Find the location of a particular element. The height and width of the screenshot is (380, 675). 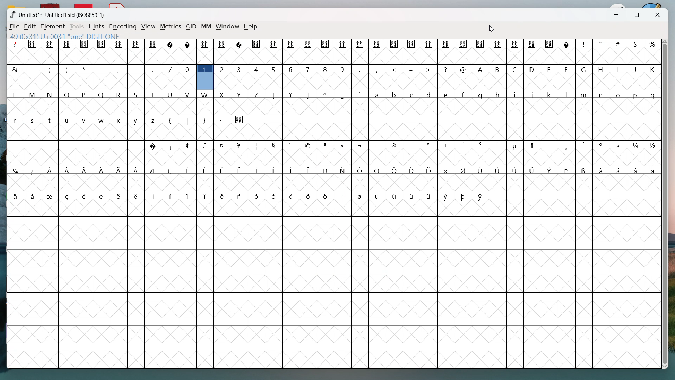

symbol is located at coordinates (447, 145).